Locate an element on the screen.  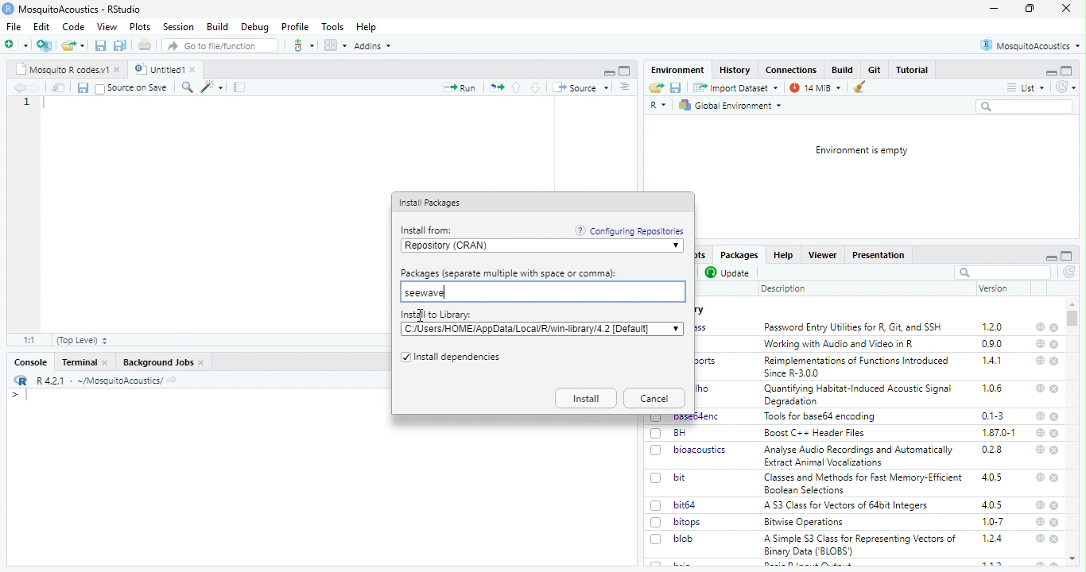
Import Dataset is located at coordinates (737, 88).